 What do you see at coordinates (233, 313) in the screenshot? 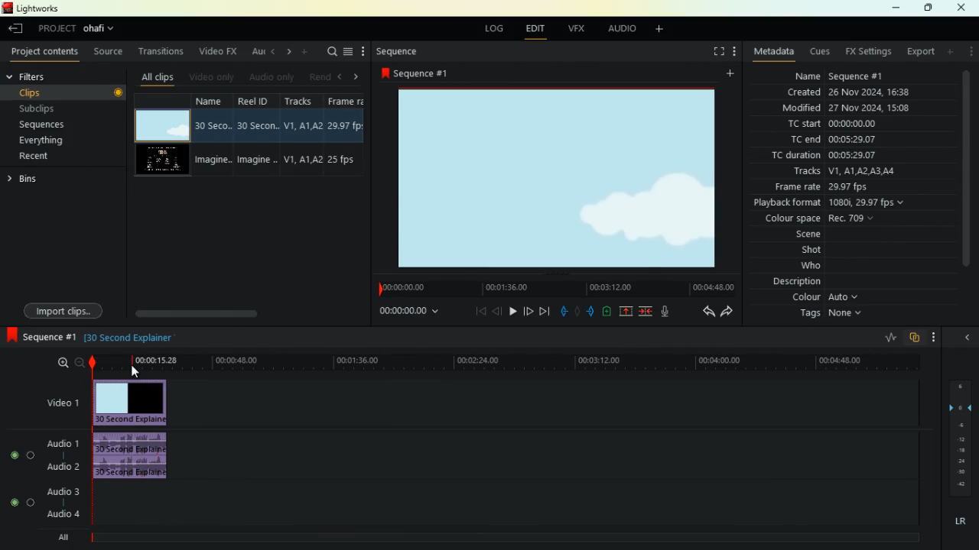
I see `scroll` at bounding box center [233, 313].